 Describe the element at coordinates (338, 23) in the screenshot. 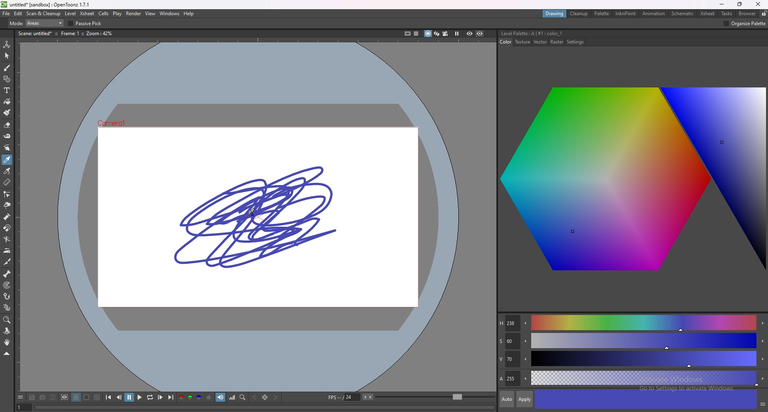

I see `vertical` at that location.